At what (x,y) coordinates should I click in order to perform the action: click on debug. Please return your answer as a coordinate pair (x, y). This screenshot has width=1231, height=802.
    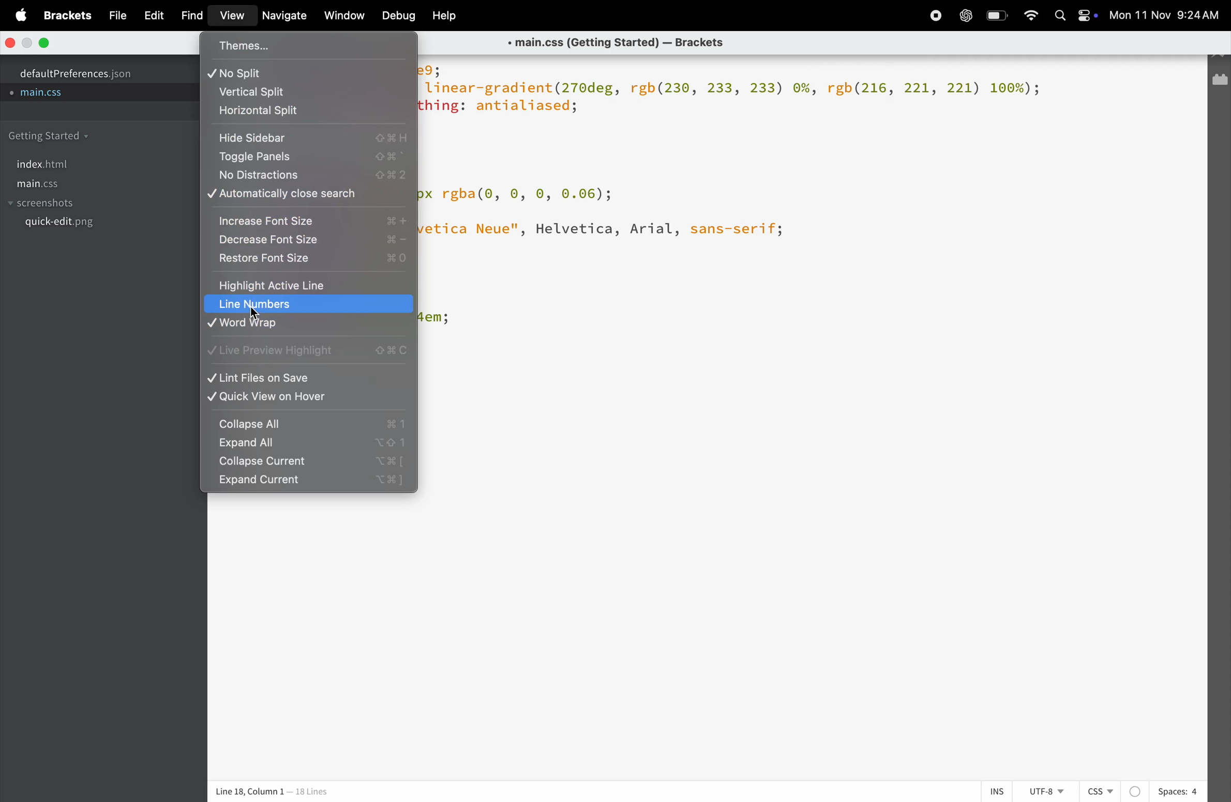
    Looking at the image, I should click on (397, 17).